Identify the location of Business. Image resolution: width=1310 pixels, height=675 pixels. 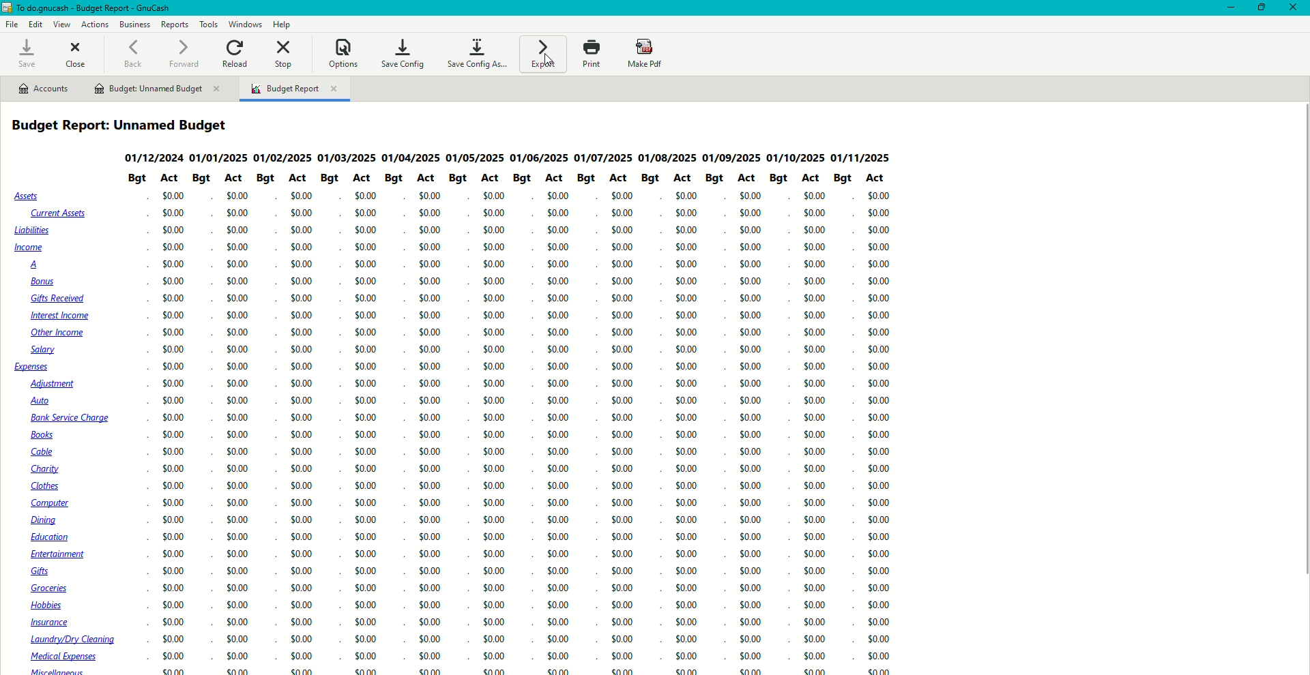
(134, 23).